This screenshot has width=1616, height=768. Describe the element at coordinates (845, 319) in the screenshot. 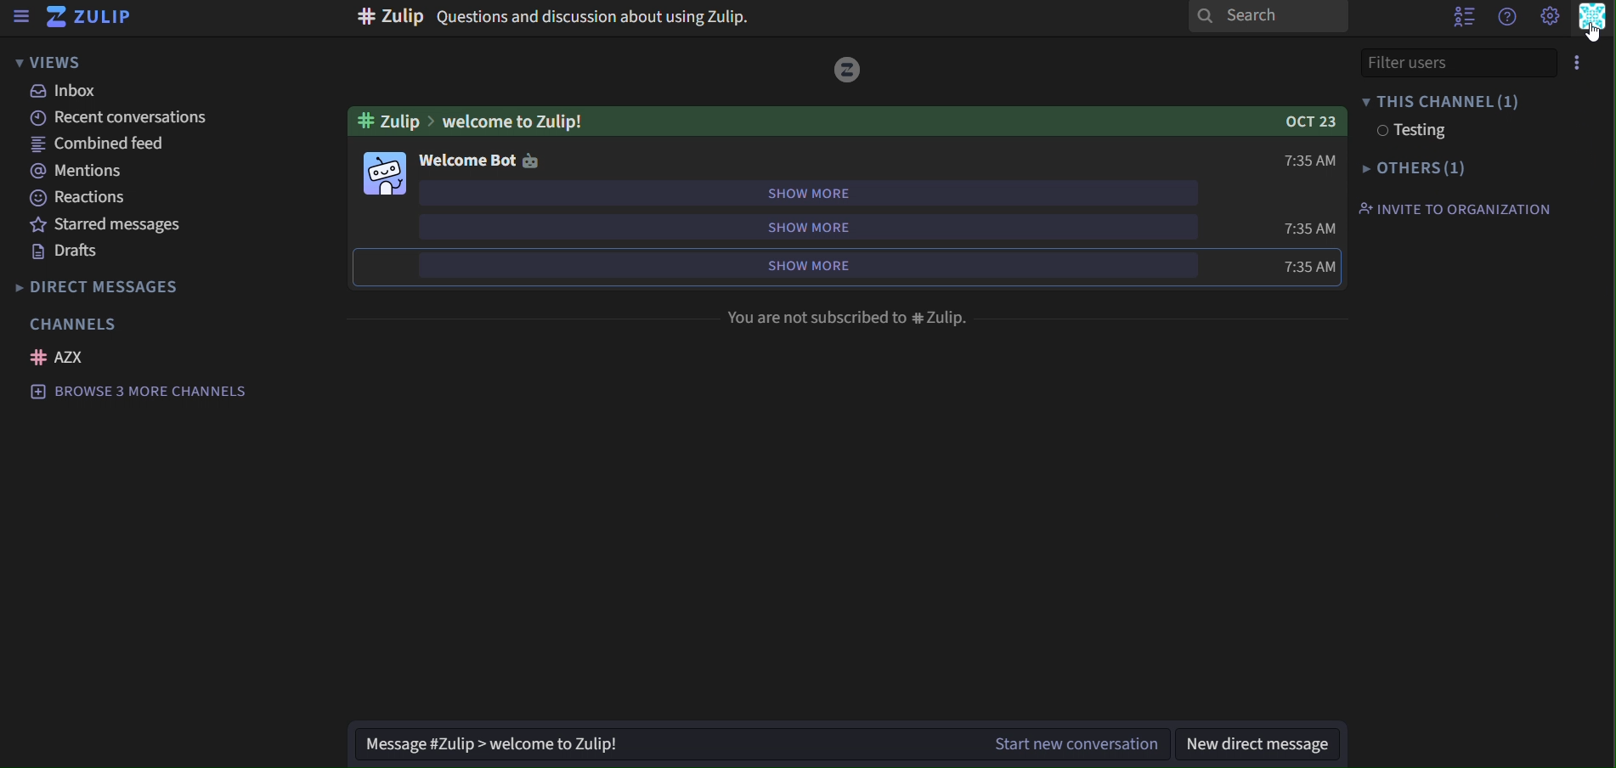

I see `You are not subcribed to #zulip` at that location.